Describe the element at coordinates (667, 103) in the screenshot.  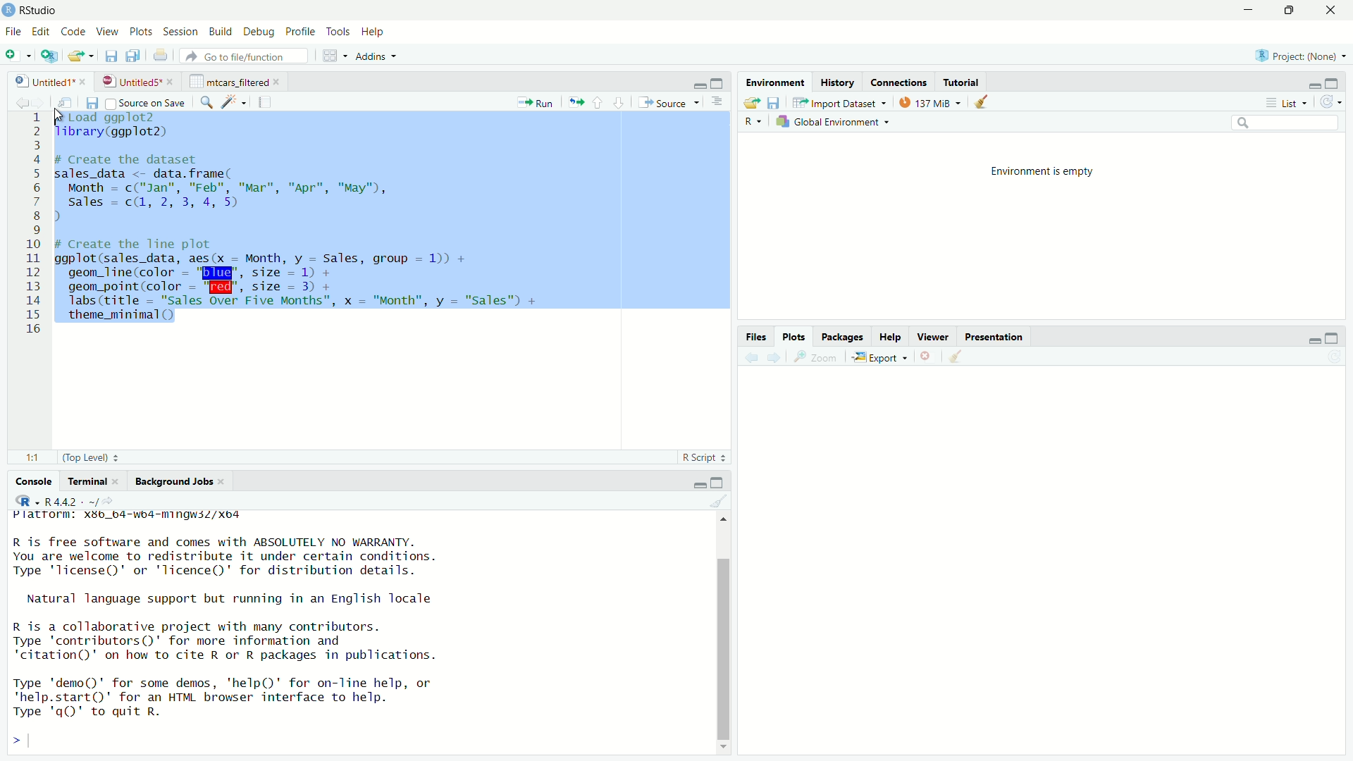
I see `source` at that location.